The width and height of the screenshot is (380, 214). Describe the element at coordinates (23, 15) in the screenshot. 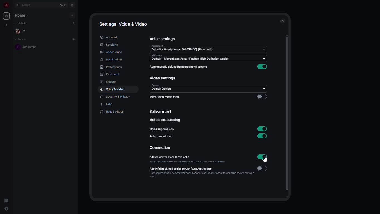

I see `home` at that location.